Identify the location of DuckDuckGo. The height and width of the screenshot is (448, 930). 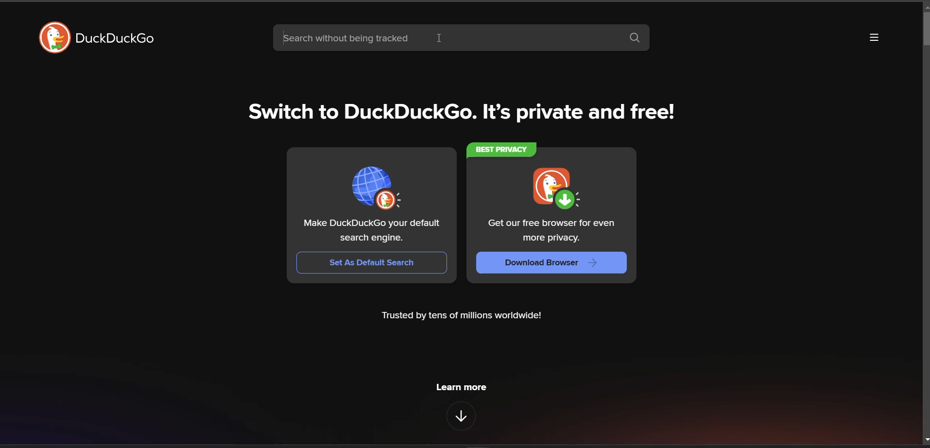
(116, 38).